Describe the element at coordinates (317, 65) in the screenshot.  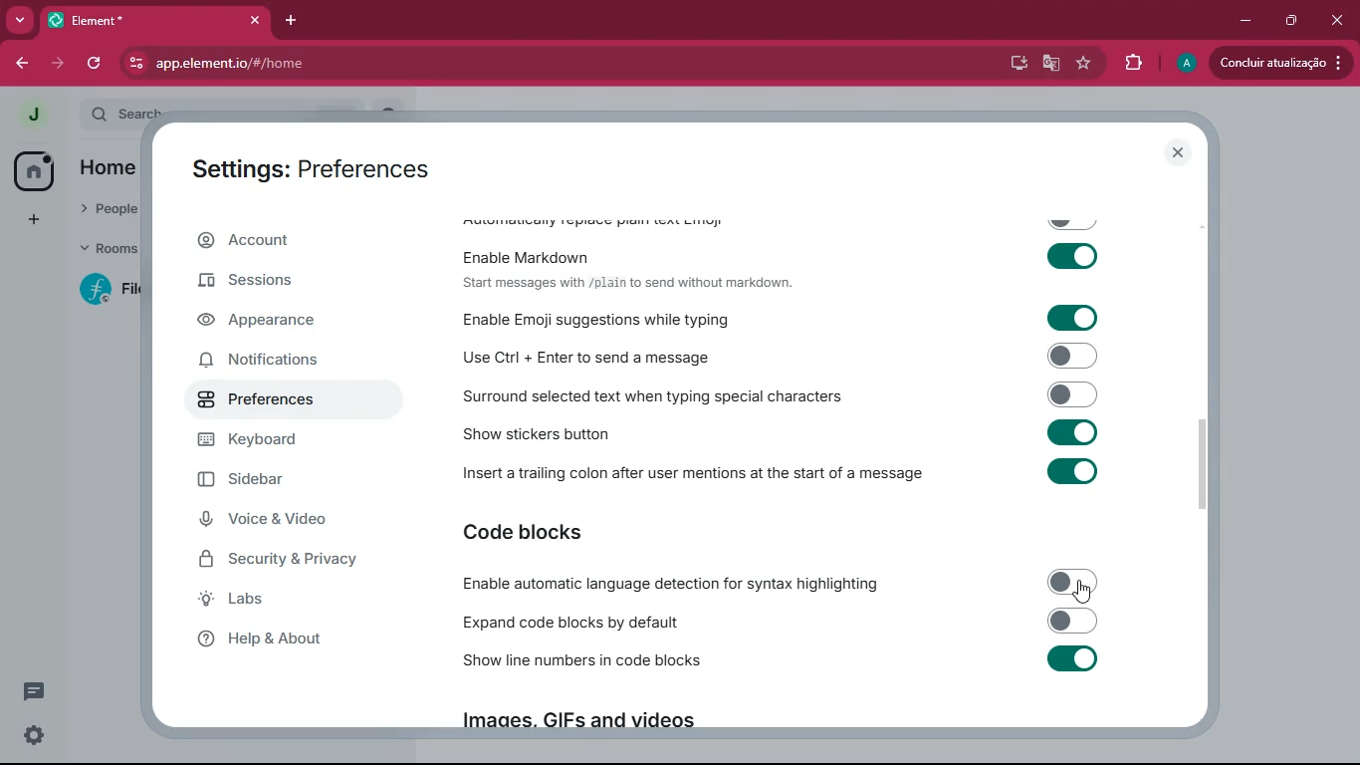
I see `app.element.io/#/home` at that location.